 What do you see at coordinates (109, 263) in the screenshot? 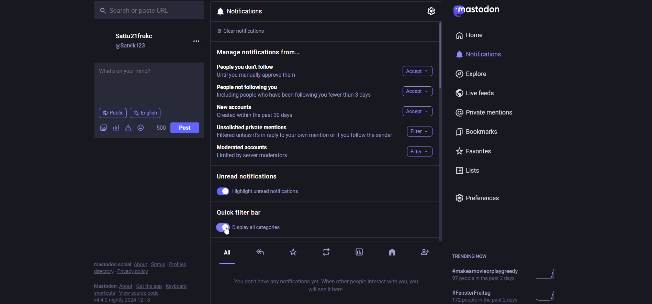
I see `mastodon social` at bounding box center [109, 263].